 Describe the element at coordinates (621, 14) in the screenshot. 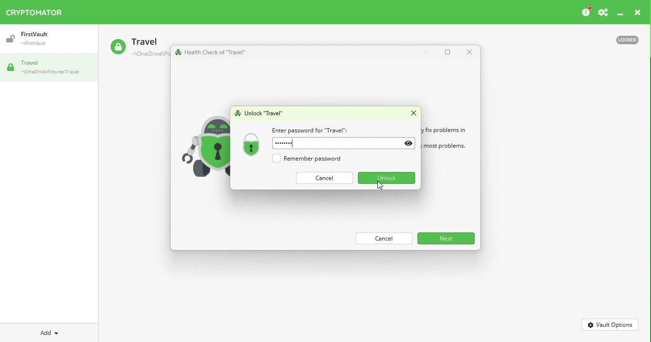

I see `Minimize` at that location.